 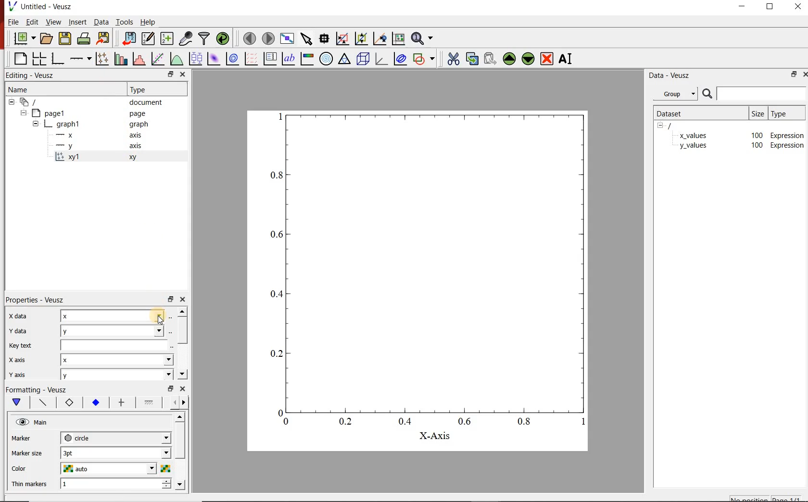 I want to click on import data into veusz, so click(x=129, y=38).